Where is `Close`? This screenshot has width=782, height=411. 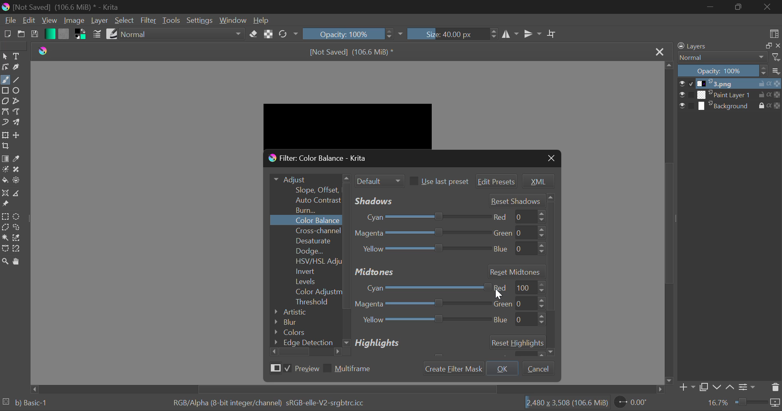
Close is located at coordinates (552, 159).